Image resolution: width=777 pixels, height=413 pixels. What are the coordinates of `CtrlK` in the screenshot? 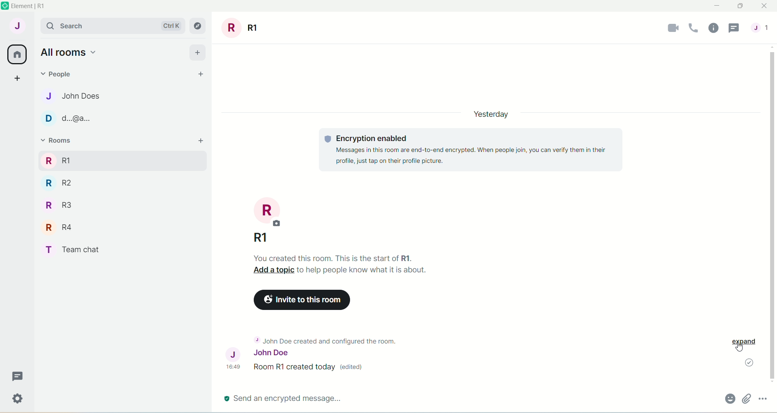 It's located at (168, 26).